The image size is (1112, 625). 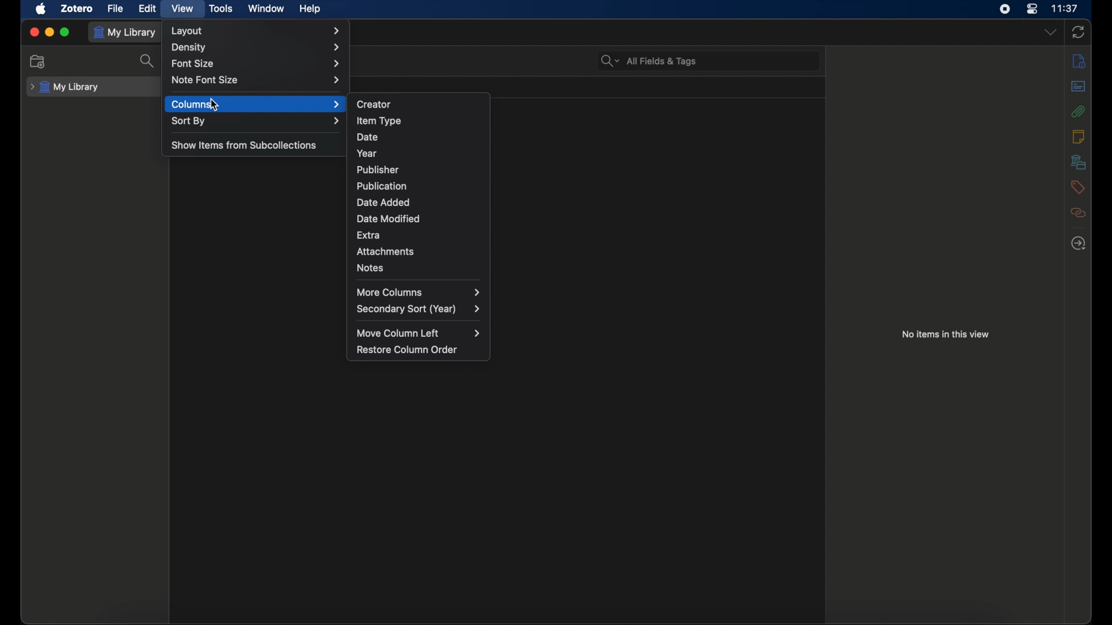 What do you see at coordinates (256, 47) in the screenshot?
I see `density` at bounding box center [256, 47].